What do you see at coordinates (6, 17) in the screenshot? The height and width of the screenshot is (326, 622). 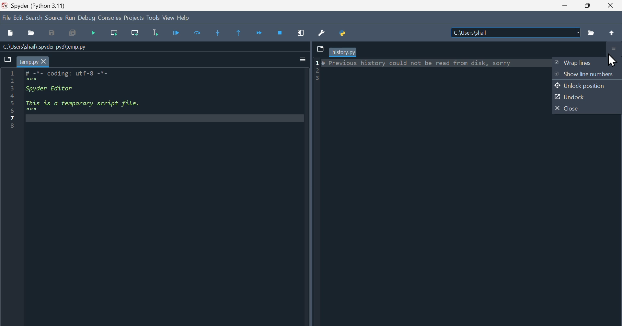 I see `File` at bounding box center [6, 17].